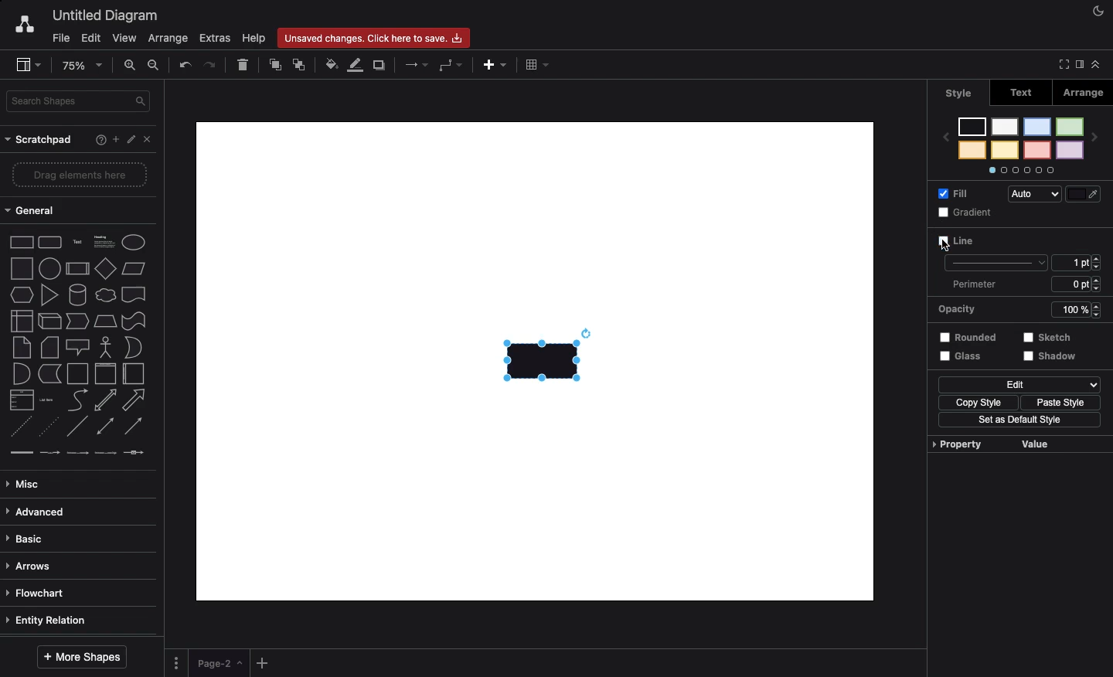 The image size is (1113, 677). What do you see at coordinates (129, 139) in the screenshot?
I see `Edit` at bounding box center [129, 139].